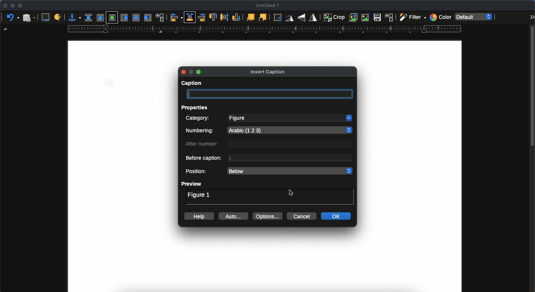 This screenshot has width=535, height=292. I want to click on minimize, so click(192, 72).